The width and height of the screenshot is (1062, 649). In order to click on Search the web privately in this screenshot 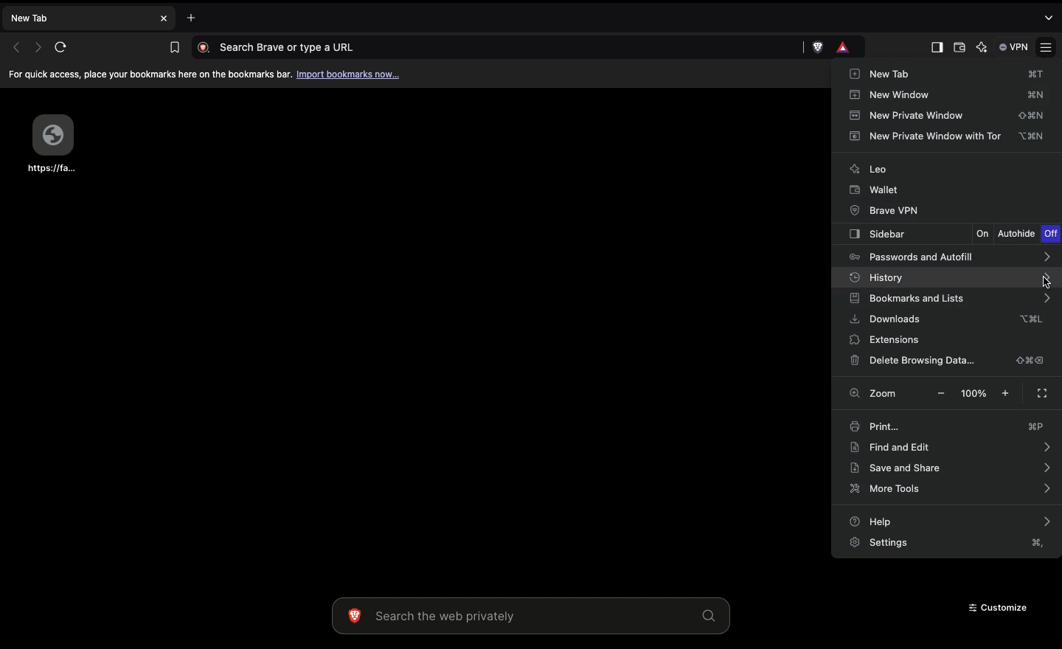, I will do `click(526, 616)`.